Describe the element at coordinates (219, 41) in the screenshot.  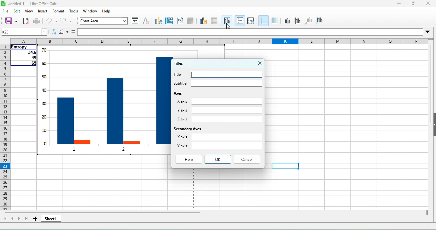
I see `column headings` at that location.